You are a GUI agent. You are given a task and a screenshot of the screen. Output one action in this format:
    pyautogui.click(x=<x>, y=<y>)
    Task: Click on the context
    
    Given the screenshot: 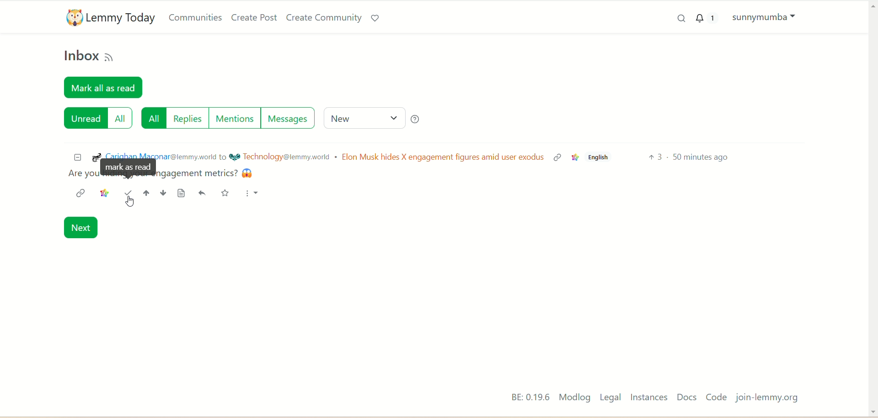 What is the action you would take?
    pyautogui.click(x=574, y=158)
    